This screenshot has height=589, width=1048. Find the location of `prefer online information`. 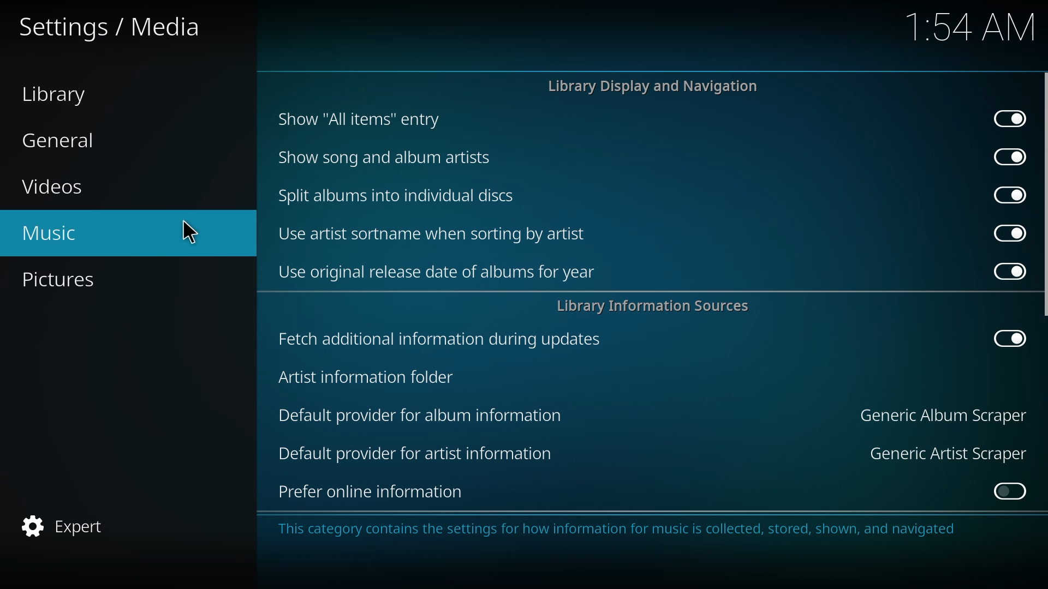

prefer online information is located at coordinates (373, 492).